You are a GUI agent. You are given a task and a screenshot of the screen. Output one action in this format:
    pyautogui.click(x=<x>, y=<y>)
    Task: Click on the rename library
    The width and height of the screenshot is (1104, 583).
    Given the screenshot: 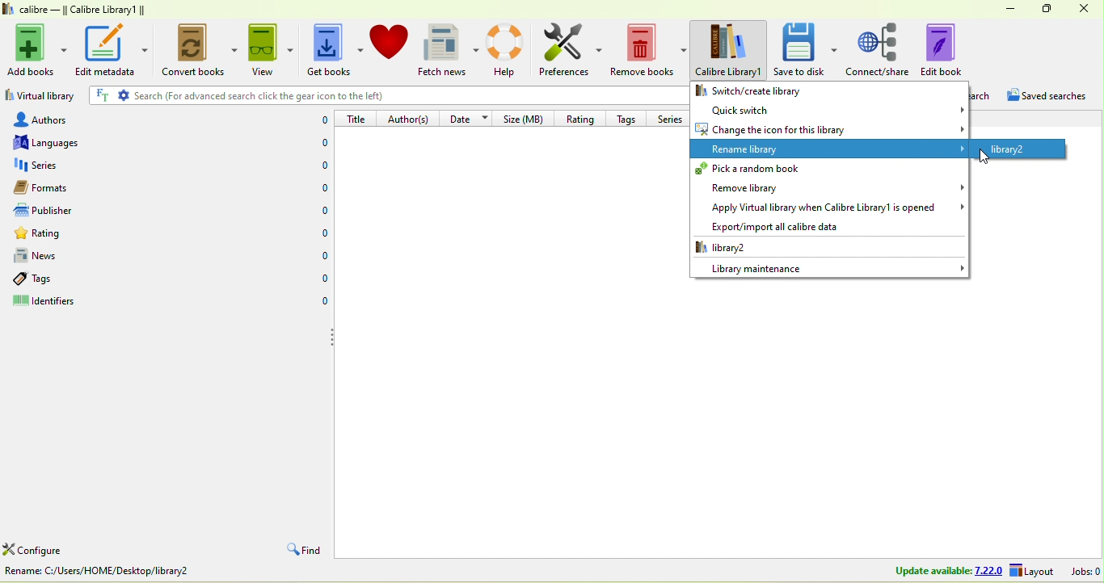 What is the action you would take?
    pyautogui.click(x=831, y=149)
    